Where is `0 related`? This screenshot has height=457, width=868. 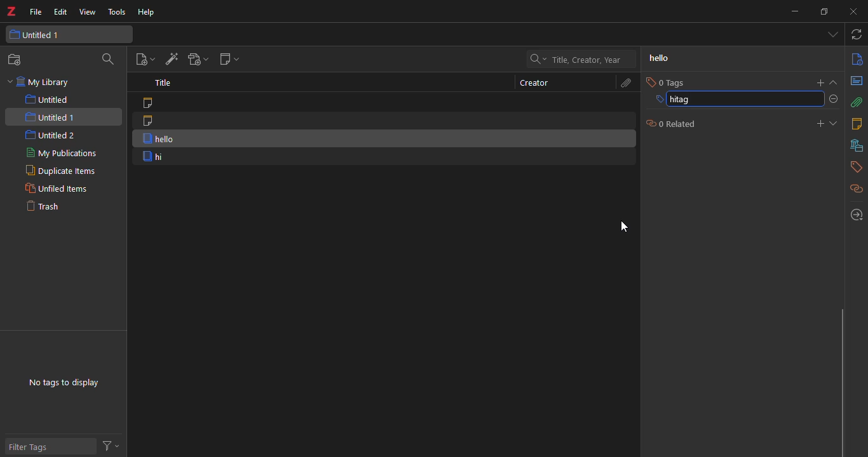 0 related is located at coordinates (668, 125).